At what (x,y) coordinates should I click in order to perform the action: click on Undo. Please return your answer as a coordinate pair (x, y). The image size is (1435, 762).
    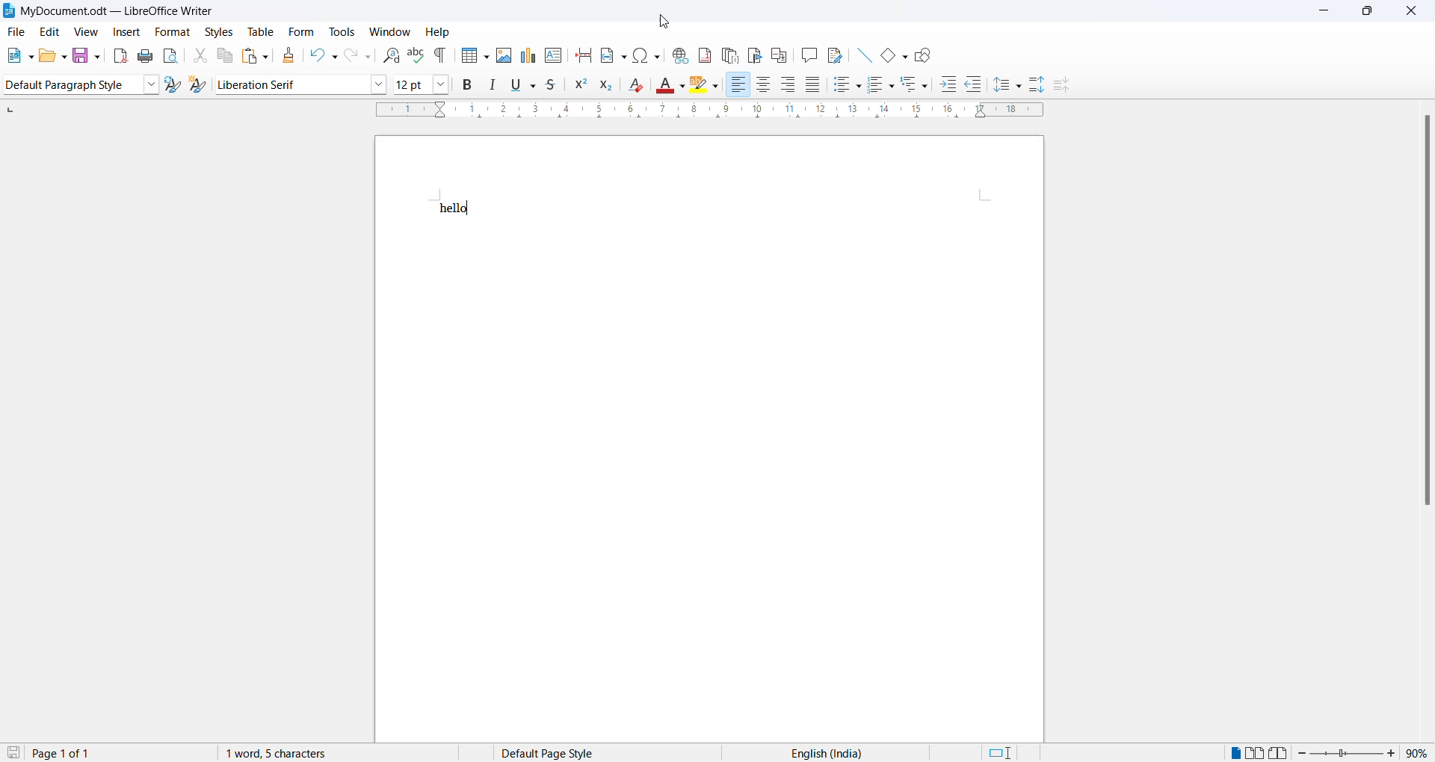
    Looking at the image, I should click on (317, 56).